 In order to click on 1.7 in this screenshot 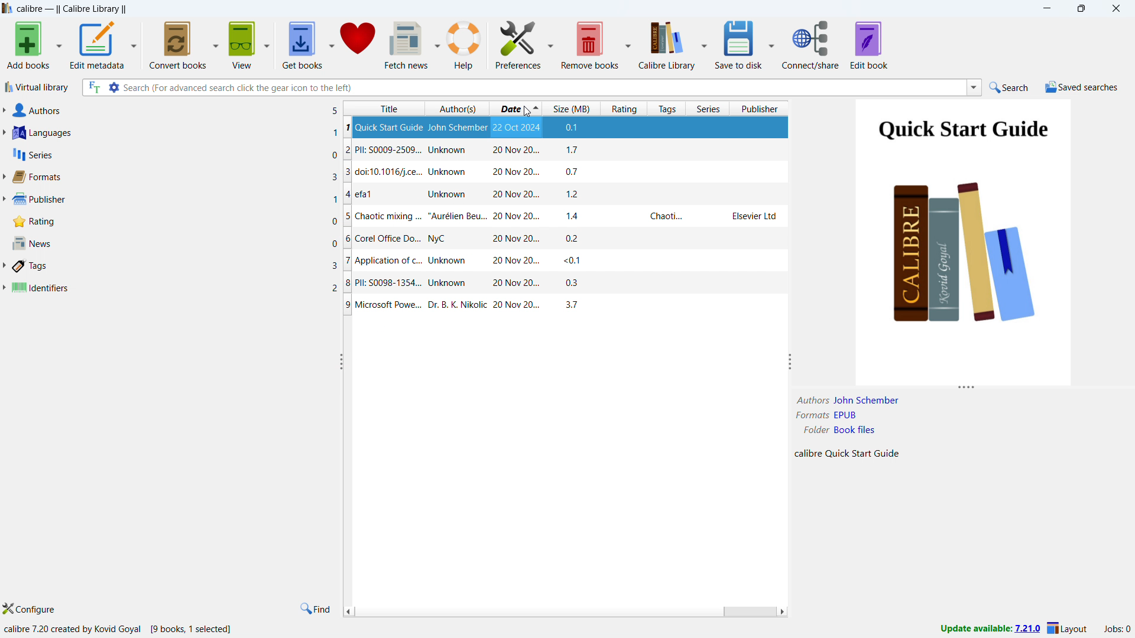, I will do `click(578, 194)`.